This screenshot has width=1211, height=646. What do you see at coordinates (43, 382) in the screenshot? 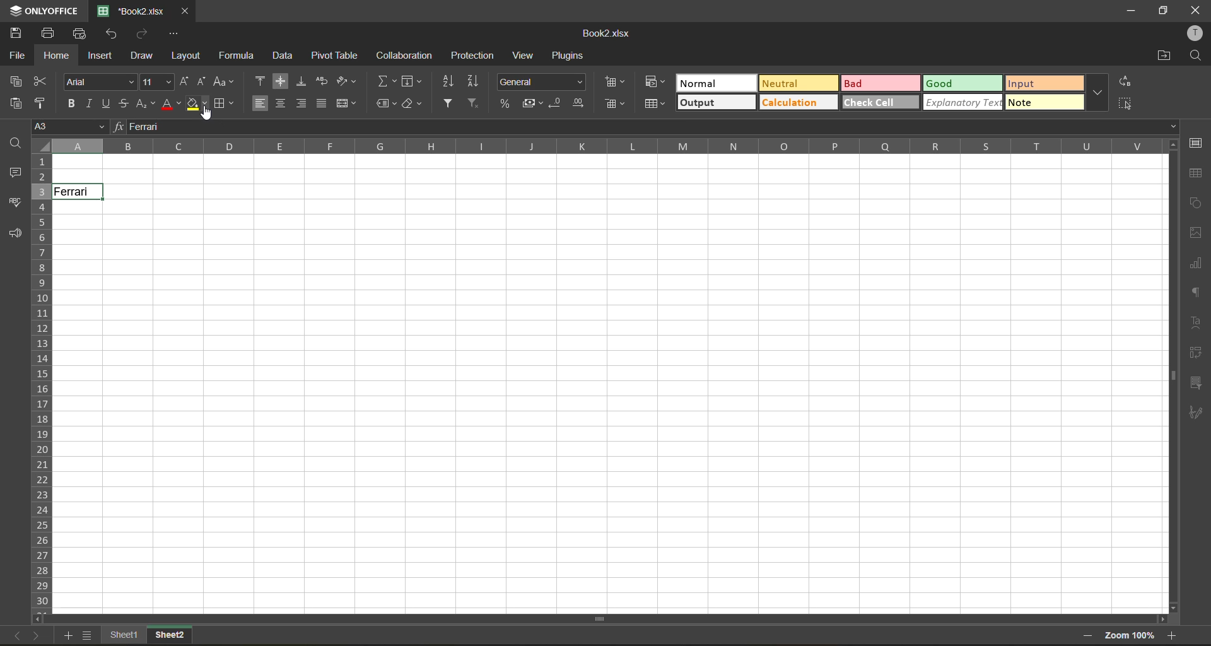
I see `row numbers` at bounding box center [43, 382].